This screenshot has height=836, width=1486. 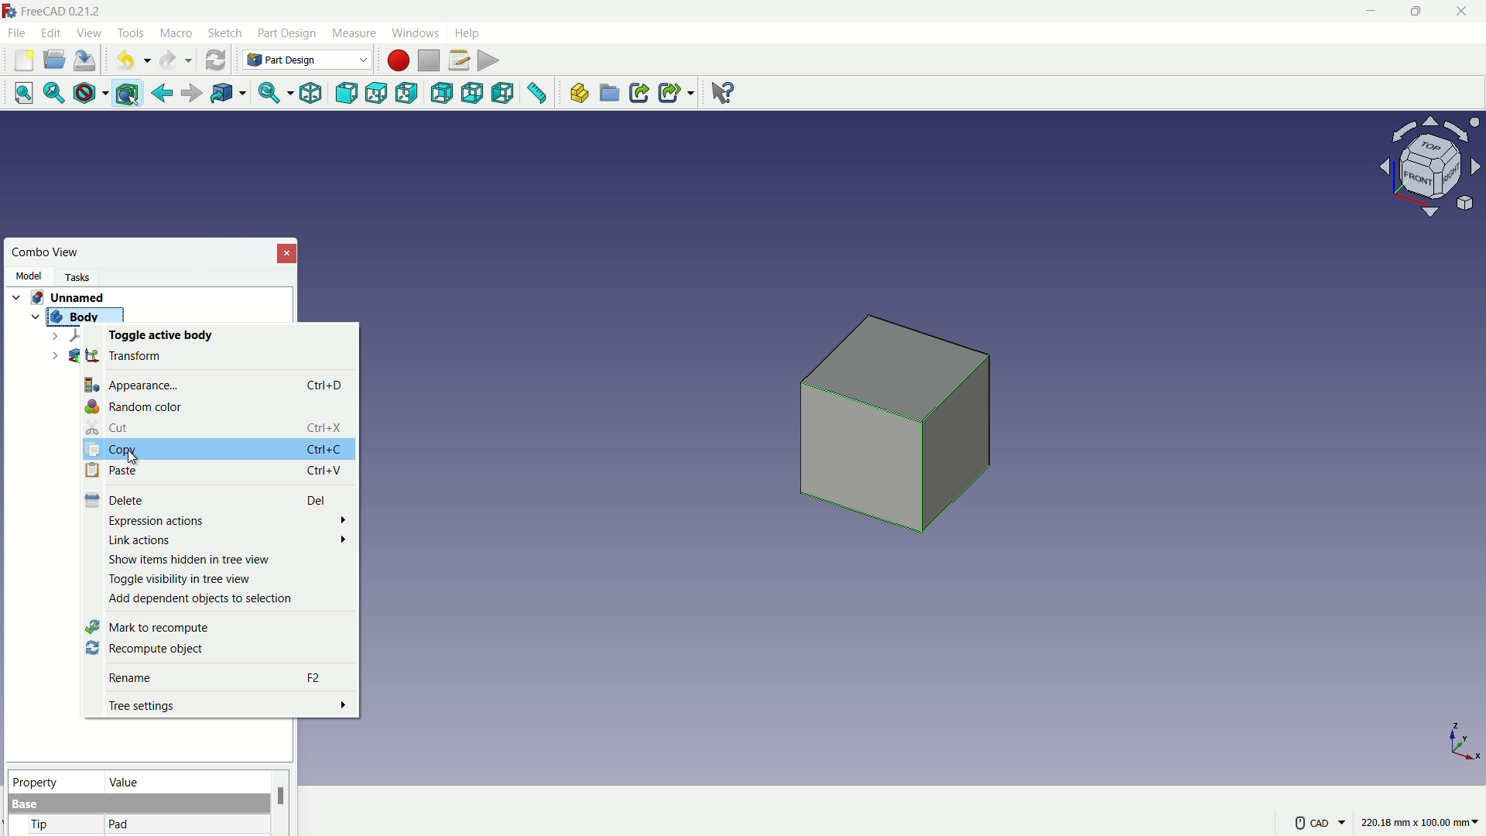 I want to click on preset viewpoint, so click(x=1435, y=174).